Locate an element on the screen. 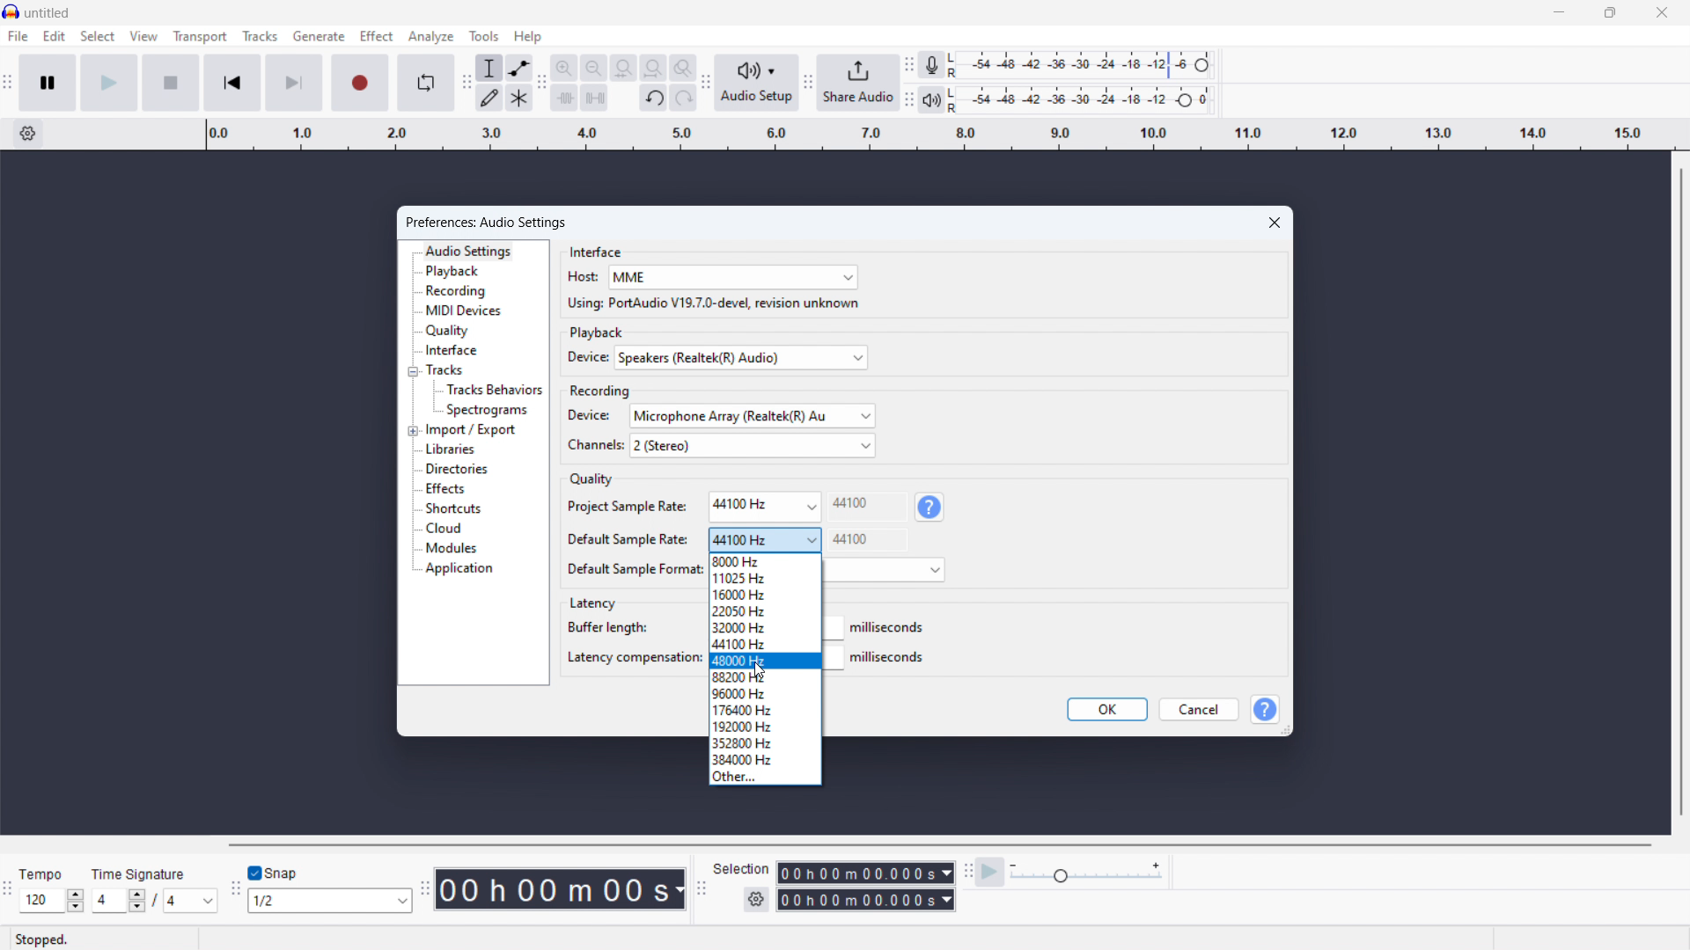  Using: port audio V19 .7 .0 devel, revision unknown  is located at coordinates (712, 303).